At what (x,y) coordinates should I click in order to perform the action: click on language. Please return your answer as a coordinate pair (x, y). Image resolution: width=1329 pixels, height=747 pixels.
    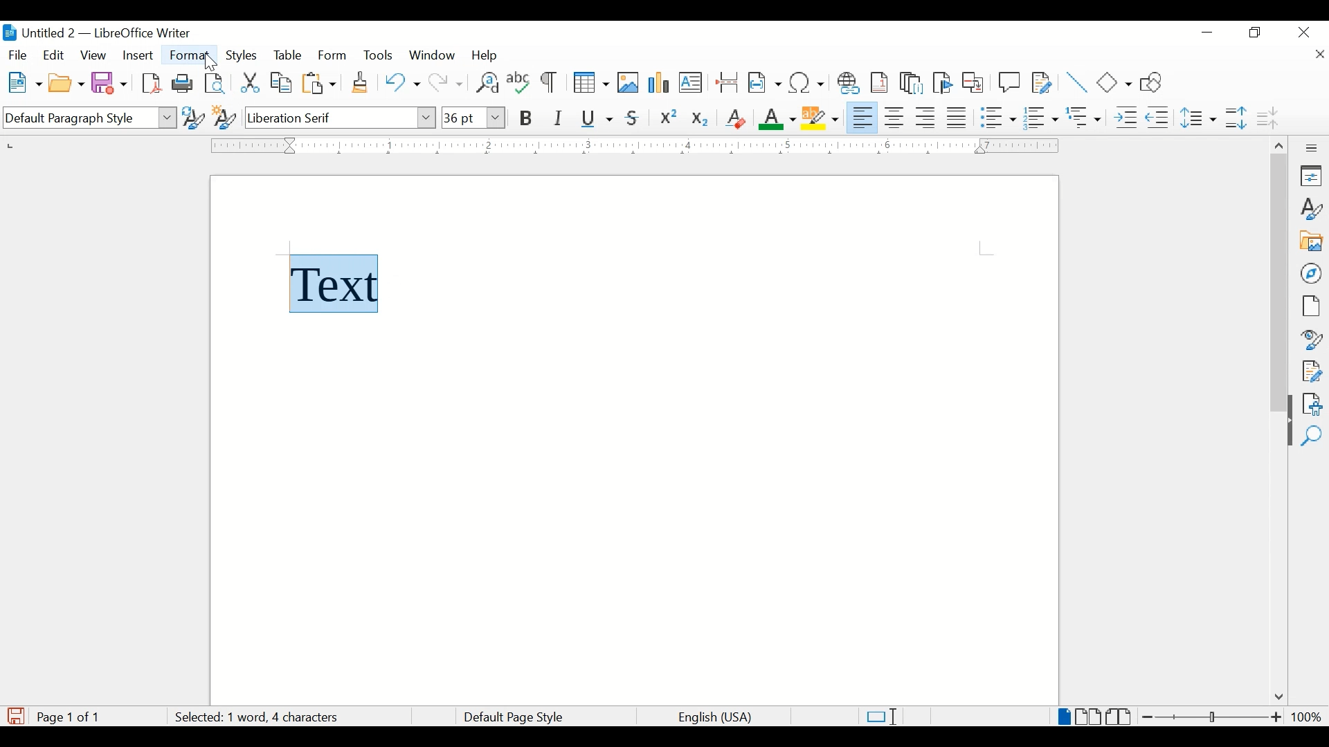
    Looking at the image, I should click on (716, 718).